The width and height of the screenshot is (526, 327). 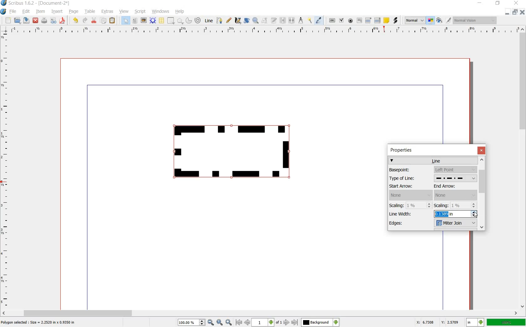 What do you see at coordinates (53, 21) in the screenshot?
I see `PRFELIGHT VERIFIER` at bounding box center [53, 21].